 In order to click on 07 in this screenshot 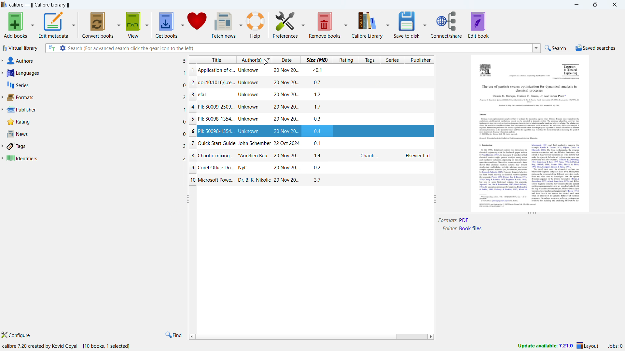, I will do `click(318, 82)`.